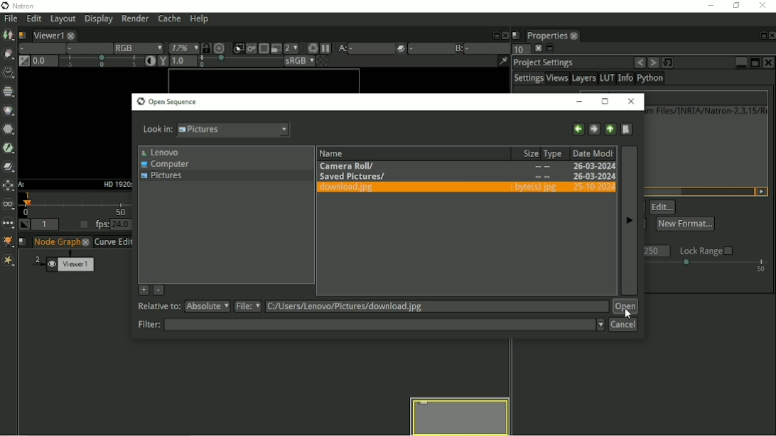 This screenshot has height=436, width=776. I want to click on fps, so click(114, 224).